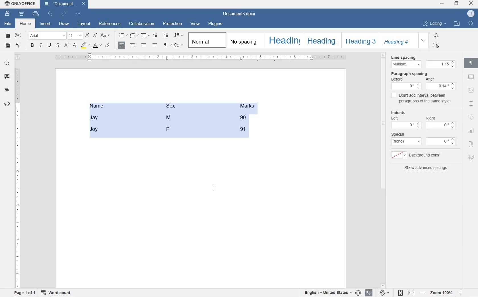  I want to click on CUT, so click(19, 35).